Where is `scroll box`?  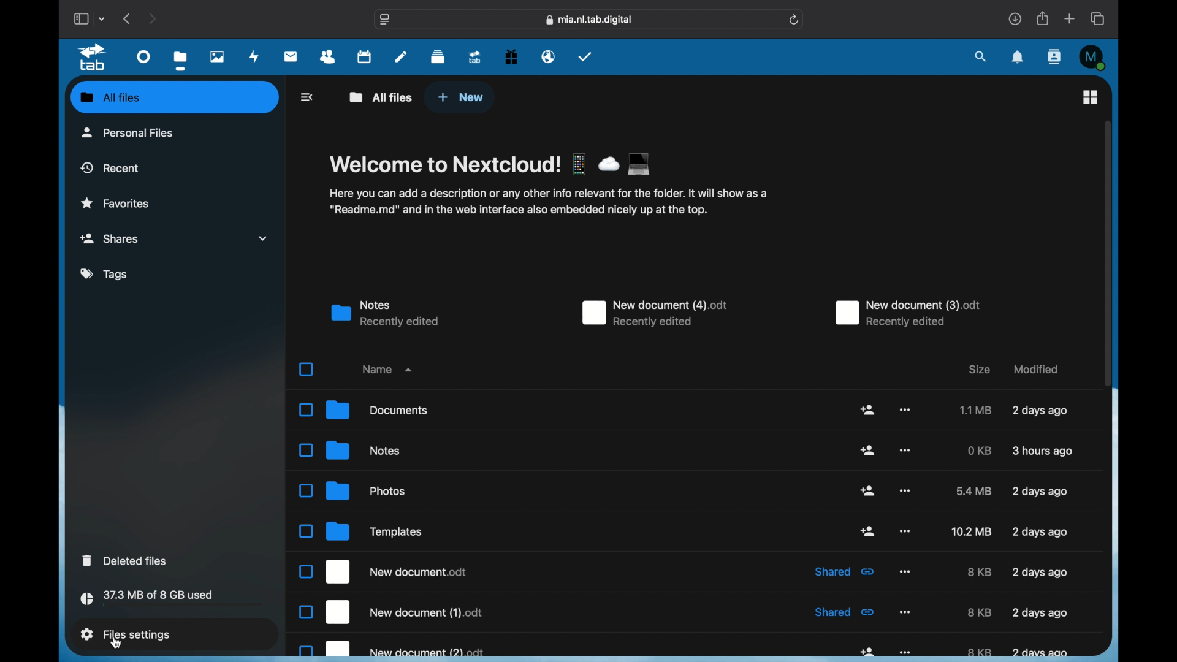
scroll box is located at coordinates (1108, 253).